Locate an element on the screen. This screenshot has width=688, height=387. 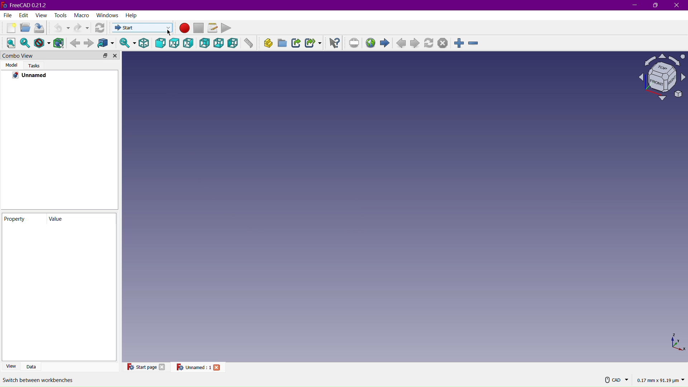
Isometric is located at coordinates (659, 78).